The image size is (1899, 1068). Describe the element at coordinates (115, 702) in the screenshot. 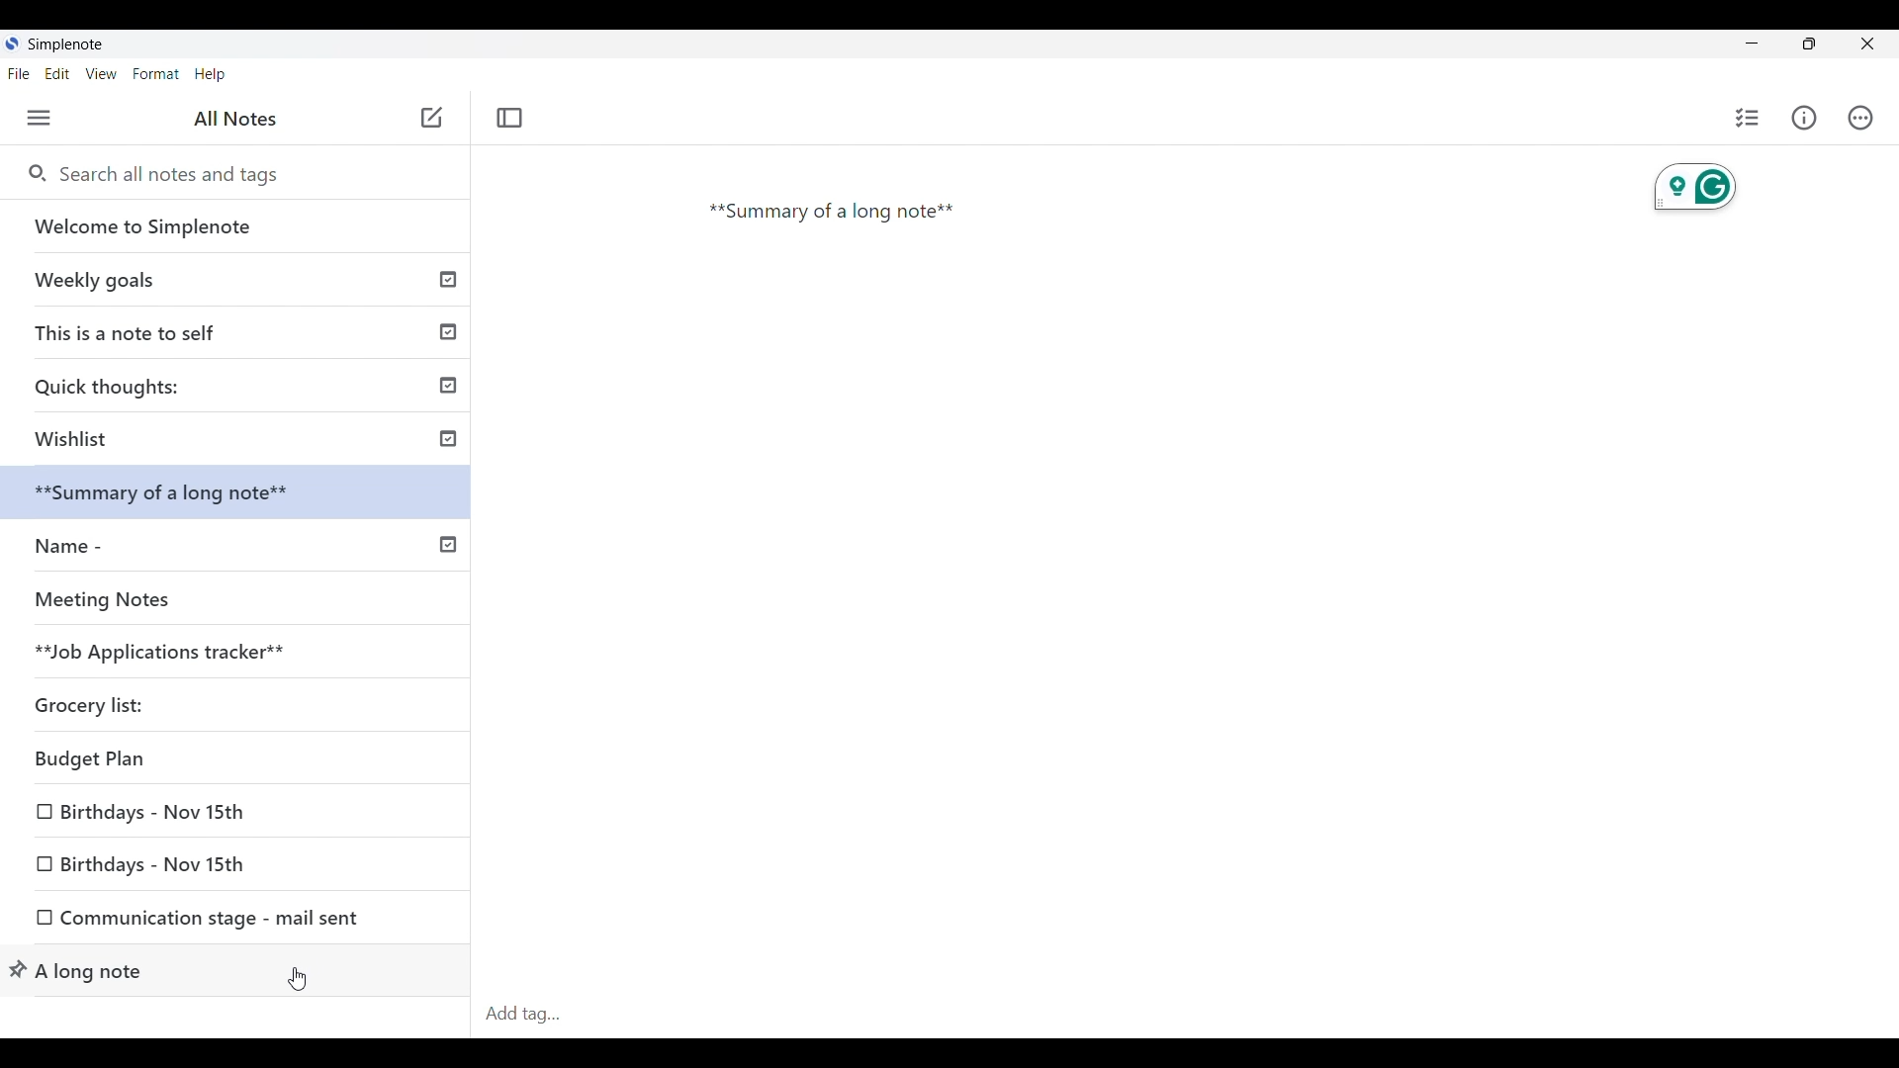

I see `Grocery list:` at that location.